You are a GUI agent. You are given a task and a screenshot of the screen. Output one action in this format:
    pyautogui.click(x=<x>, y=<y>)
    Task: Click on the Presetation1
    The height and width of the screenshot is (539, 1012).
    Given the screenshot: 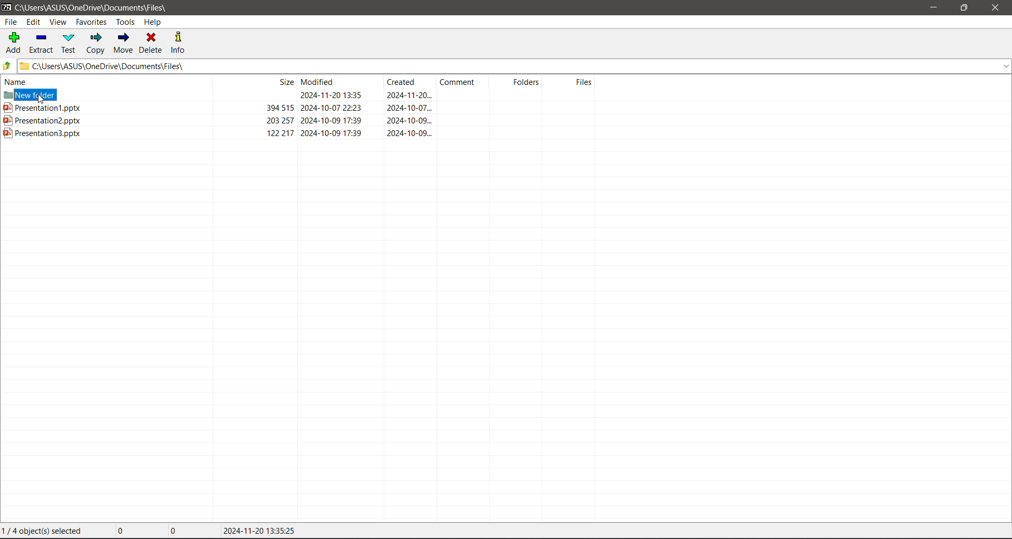 What is the action you would take?
    pyautogui.click(x=236, y=109)
    